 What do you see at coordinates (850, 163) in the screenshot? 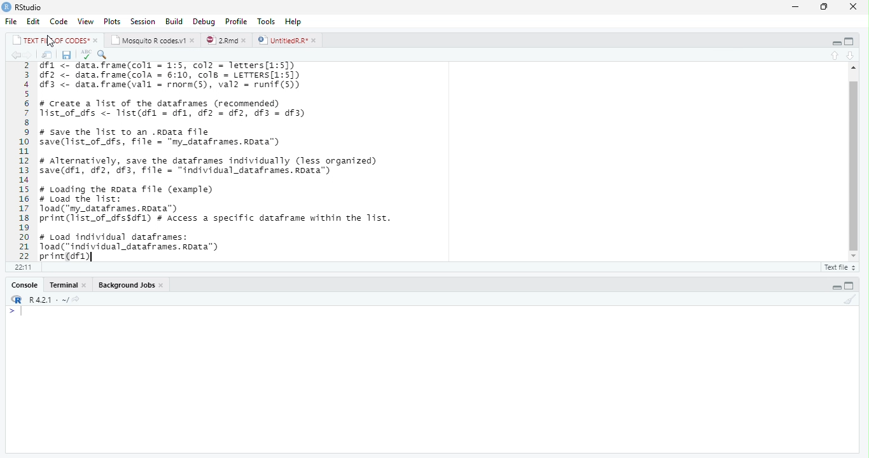
I see `vertical scroll bar` at bounding box center [850, 163].